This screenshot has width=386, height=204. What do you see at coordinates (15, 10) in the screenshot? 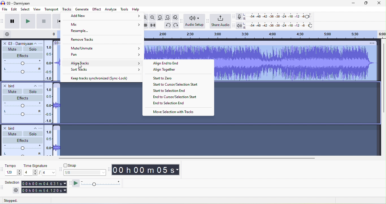
I see `edit` at bounding box center [15, 10].